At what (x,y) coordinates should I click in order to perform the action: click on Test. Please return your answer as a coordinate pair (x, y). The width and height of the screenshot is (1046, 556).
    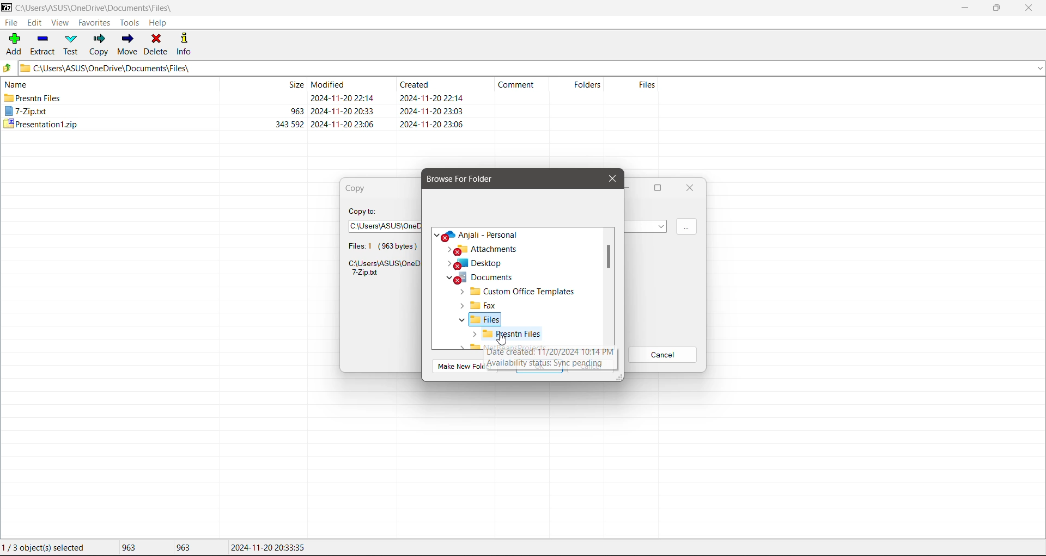
    Looking at the image, I should click on (72, 45).